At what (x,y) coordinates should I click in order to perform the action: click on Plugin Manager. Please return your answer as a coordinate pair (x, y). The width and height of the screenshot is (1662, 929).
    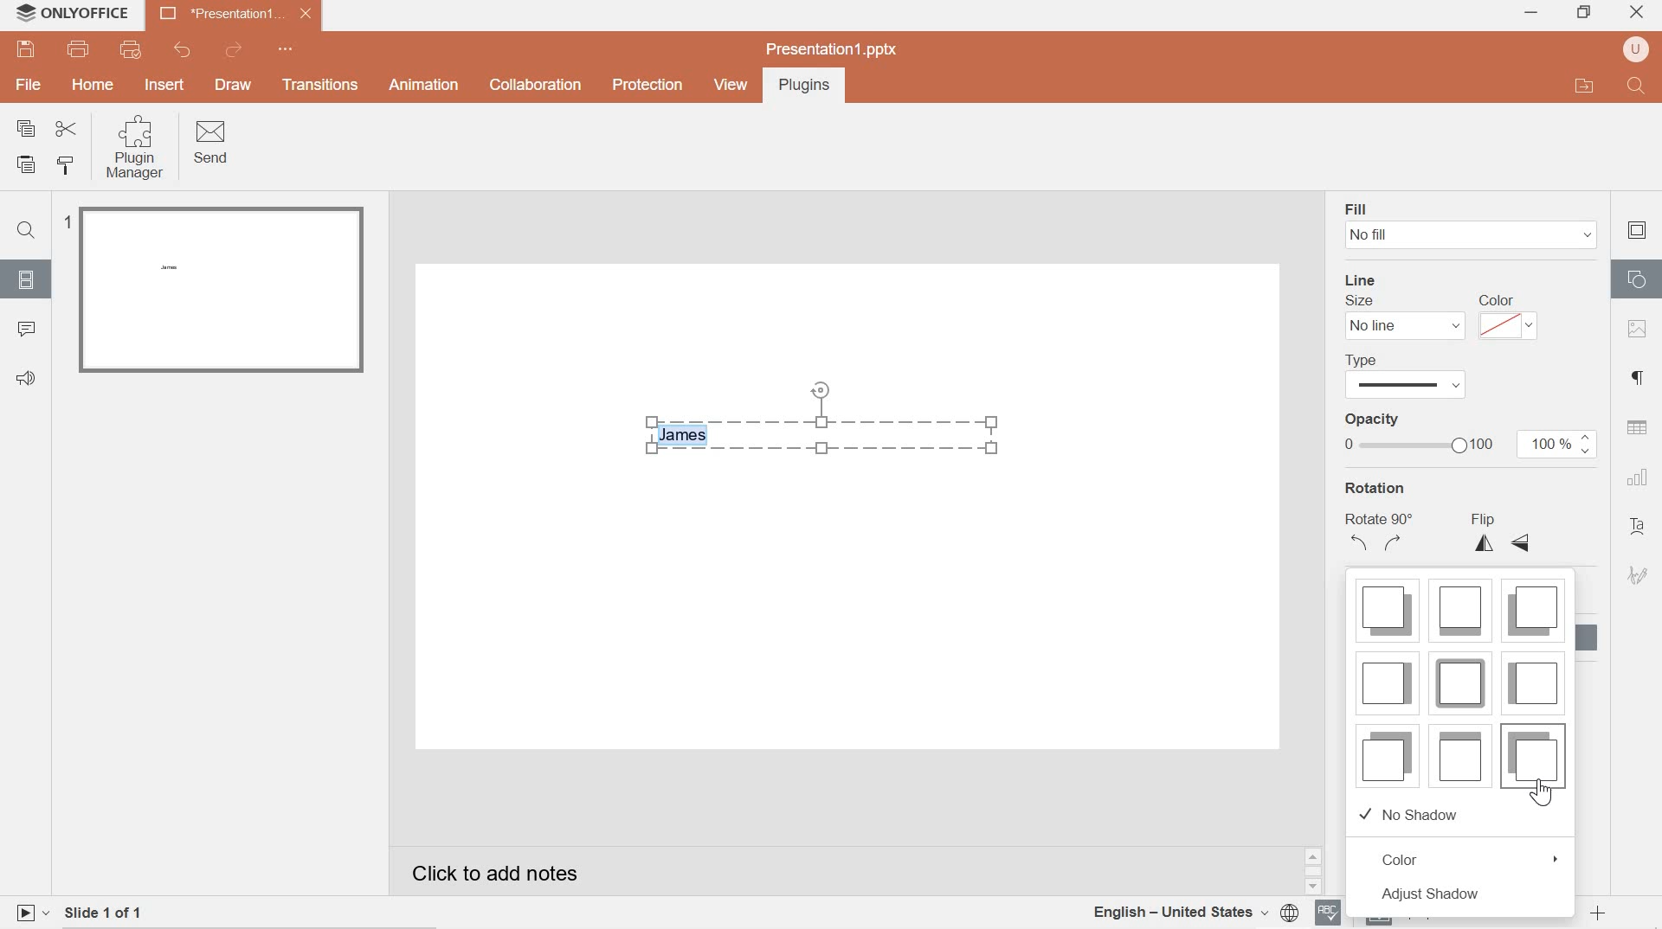
    Looking at the image, I should click on (138, 148).